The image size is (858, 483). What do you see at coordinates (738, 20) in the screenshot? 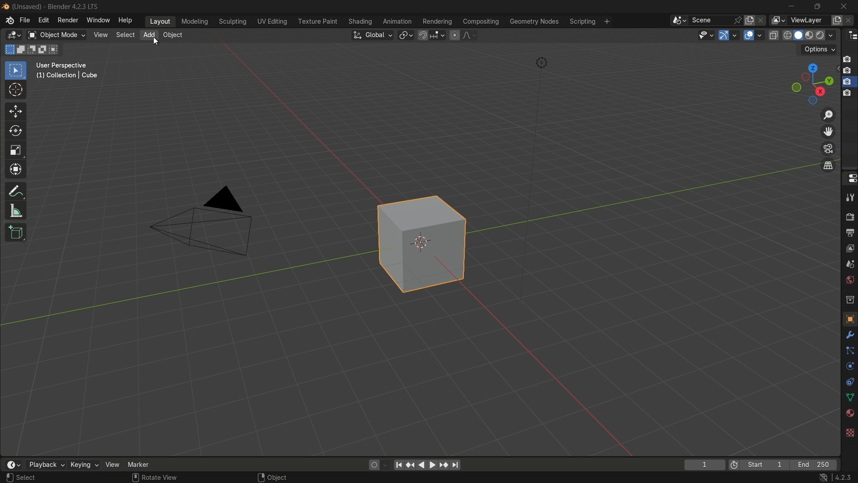
I see `pin scene to workplace` at bounding box center [738, 20].